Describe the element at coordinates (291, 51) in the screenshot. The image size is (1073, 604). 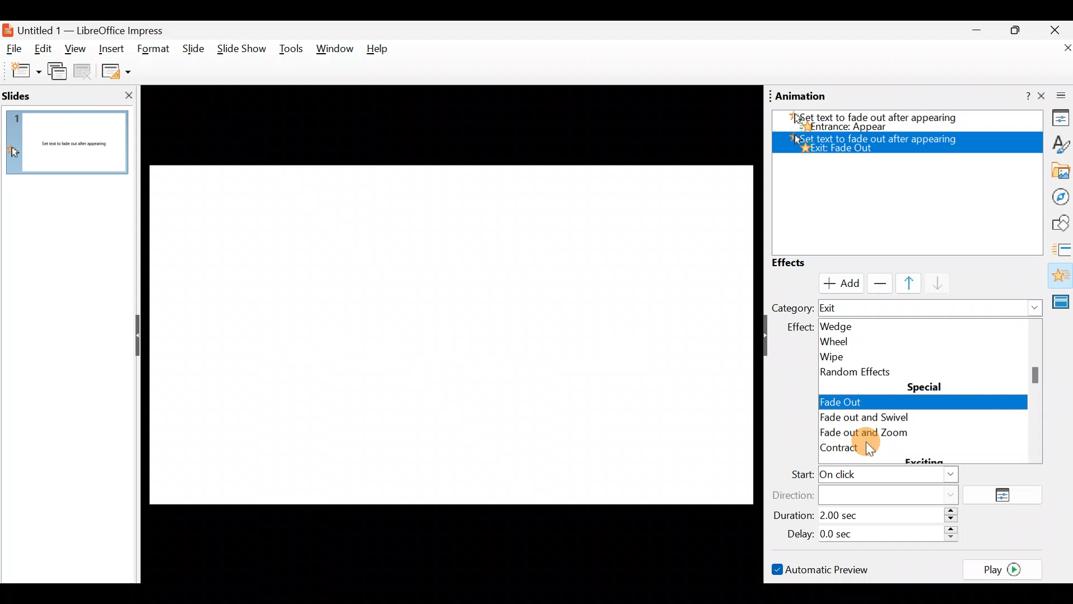
I see `Tools` at that location.